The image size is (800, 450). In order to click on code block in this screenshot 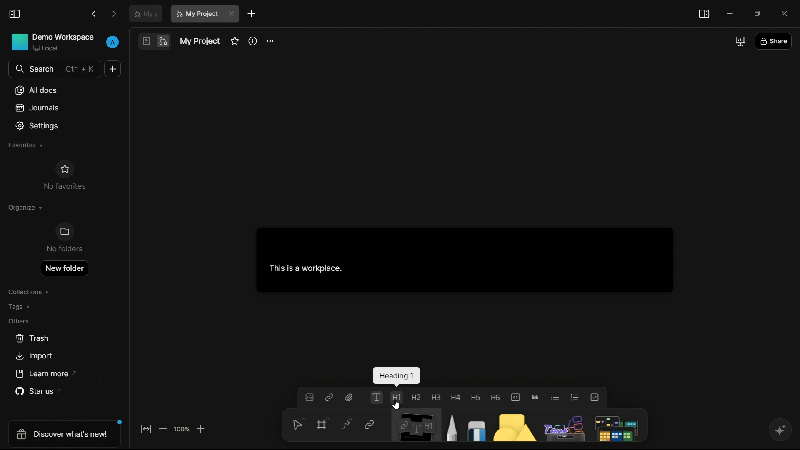, I will do `click(516, 397)`.